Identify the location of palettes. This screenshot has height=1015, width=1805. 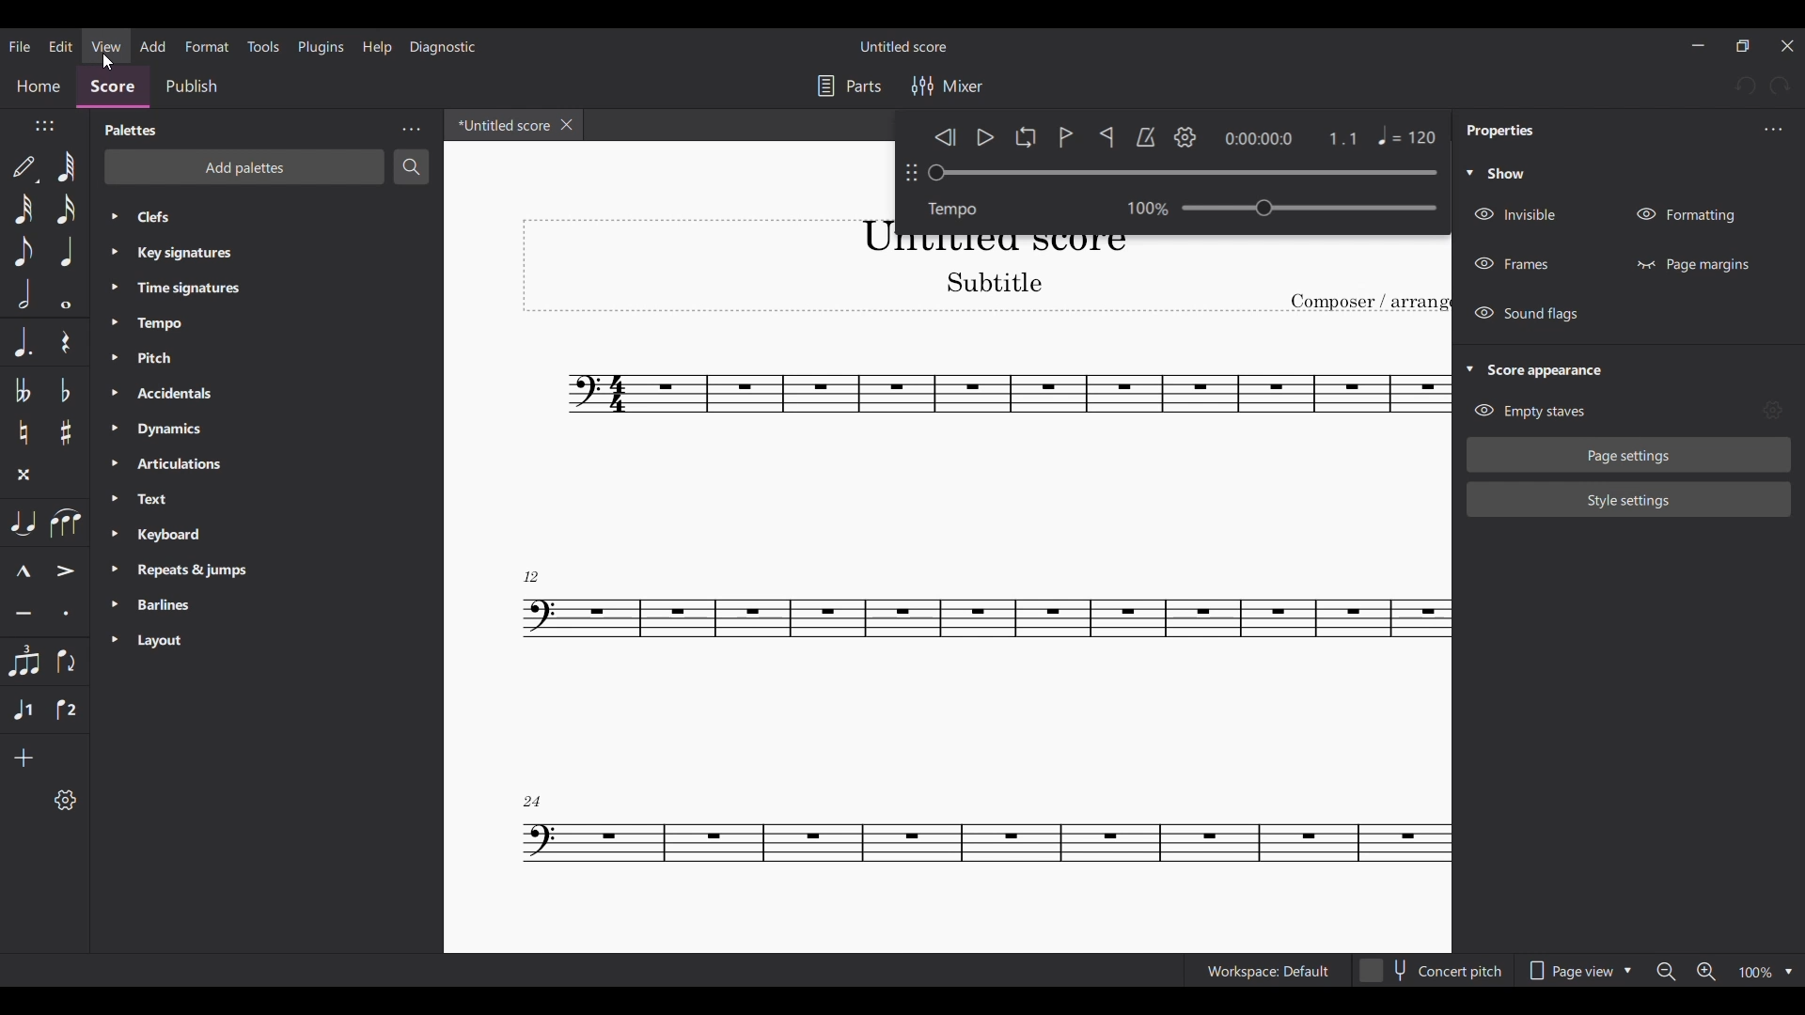
(127, 130).